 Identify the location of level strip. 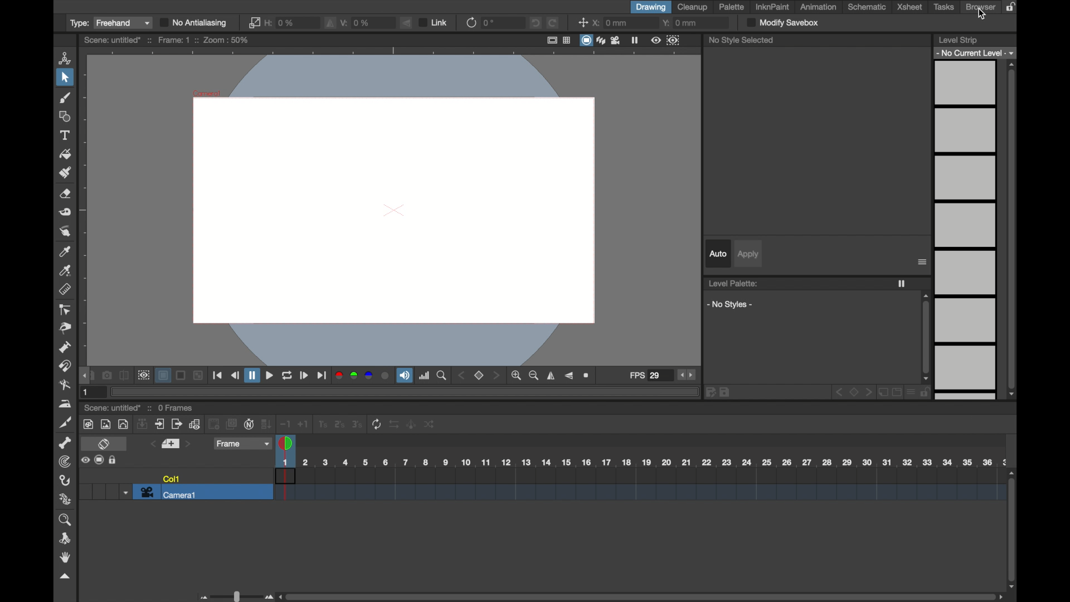
(959, 39).